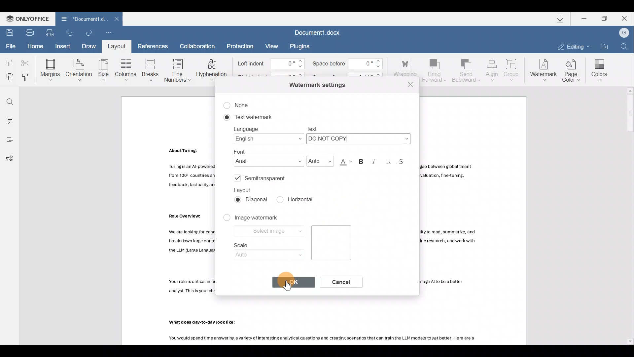 This screenshot has height=357, width=634. Describe the element at coordinates (151, 68) in the screenshot. I see `Breaks` at that location.